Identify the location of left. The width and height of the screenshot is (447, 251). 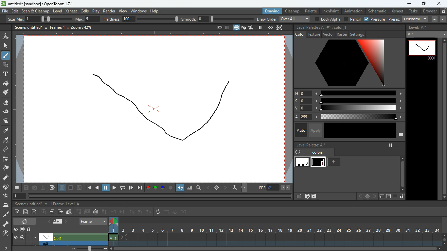
(207, 188).